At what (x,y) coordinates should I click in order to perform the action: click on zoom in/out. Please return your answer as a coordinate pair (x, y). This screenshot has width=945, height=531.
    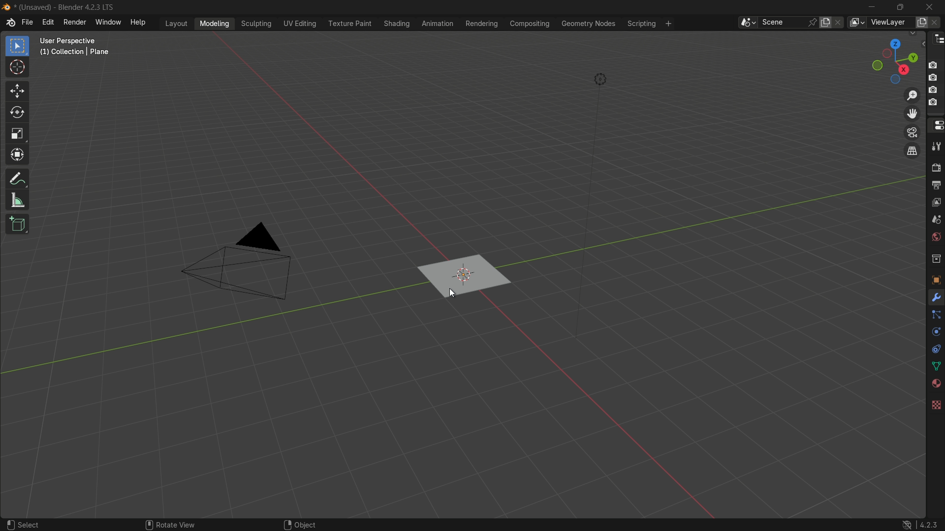
    Looking at the image, I should click on (912, 95).